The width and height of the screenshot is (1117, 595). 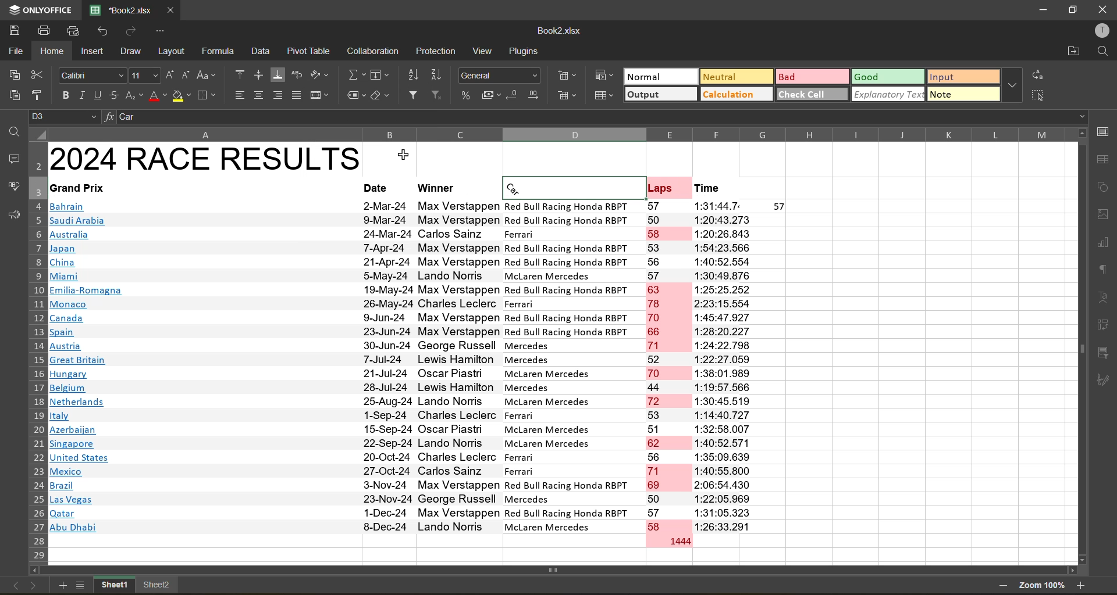 I want to click on protection, so click(x=439, y=51).